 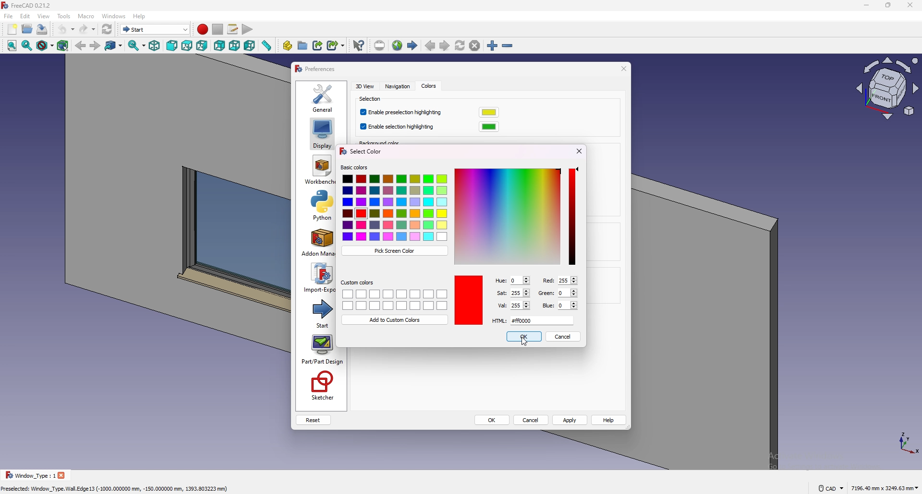 What do you see at coordinates (319, 170) in the screenshot?
I see `workbenches` at bounding box center [319, 170].